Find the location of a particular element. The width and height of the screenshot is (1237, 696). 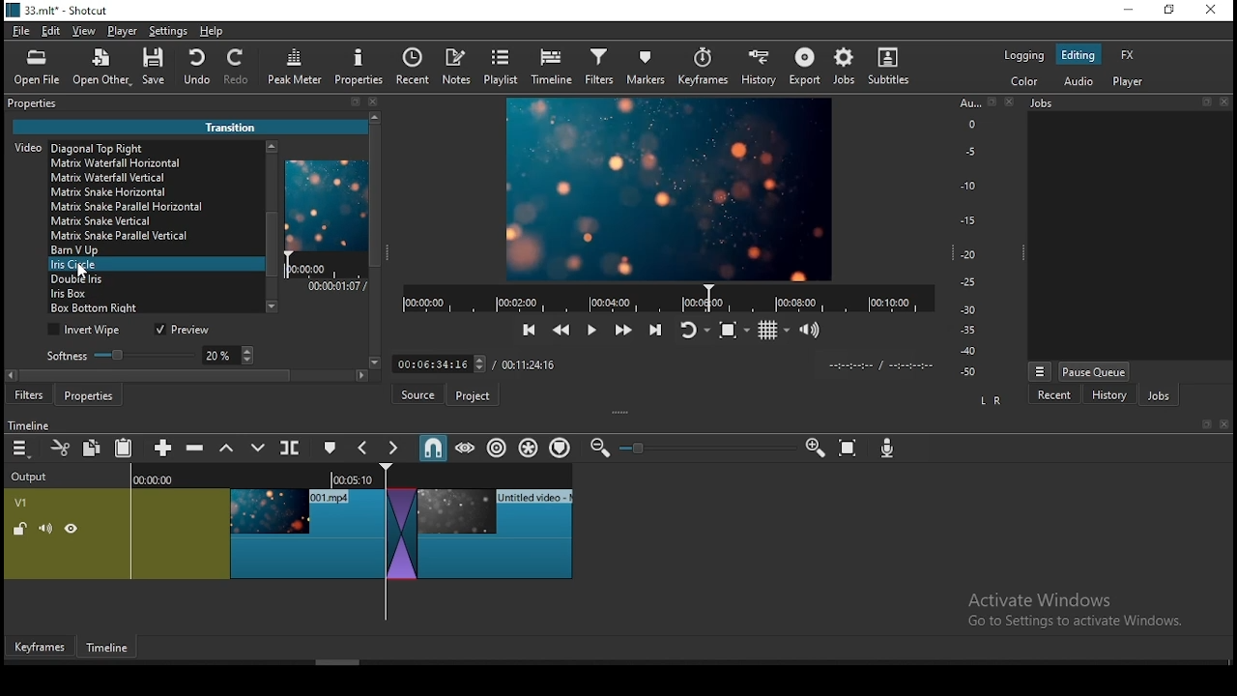

player is located at coordinates (123, 32).